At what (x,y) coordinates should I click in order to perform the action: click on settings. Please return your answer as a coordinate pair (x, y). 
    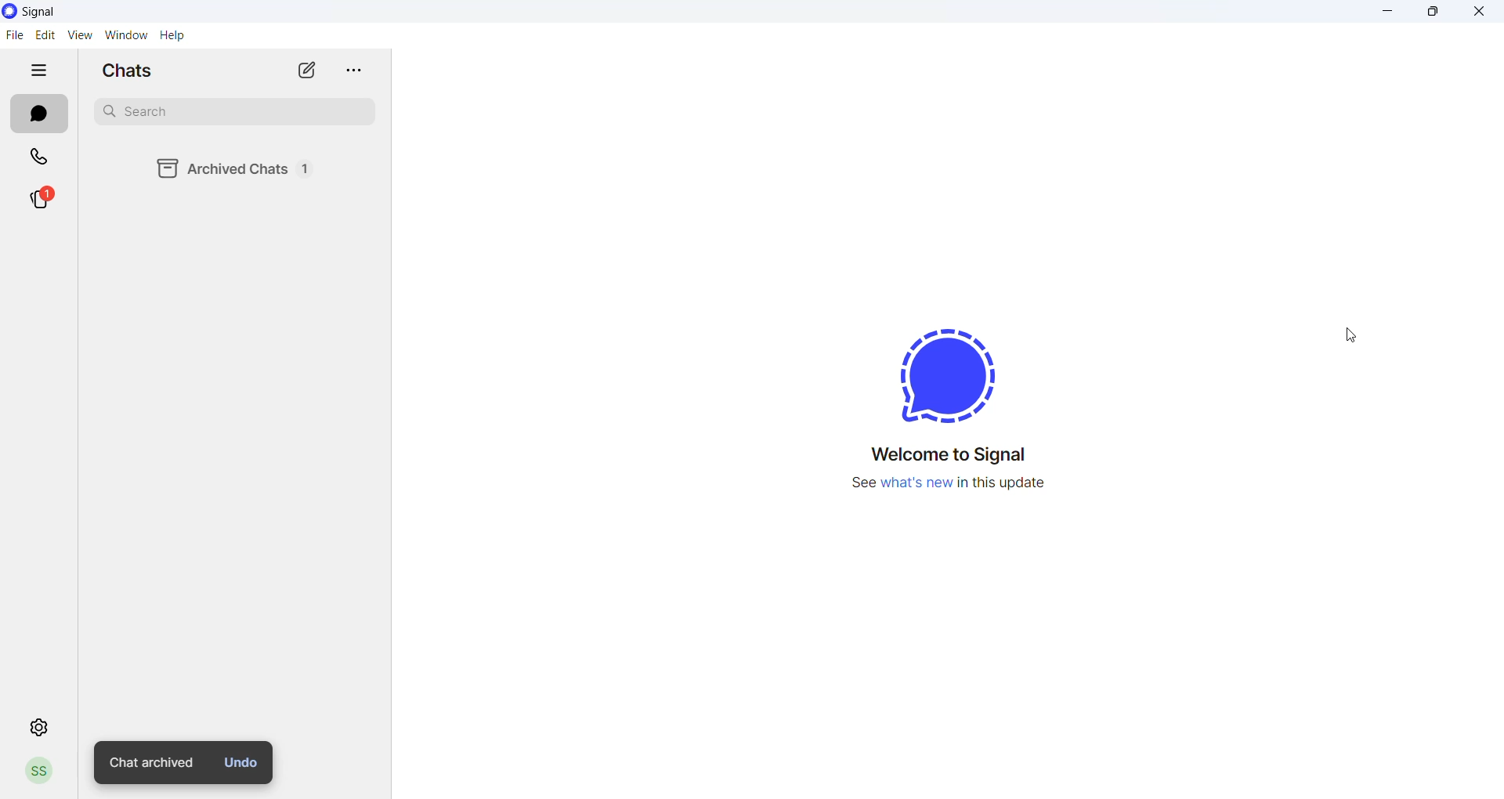
    Looking at the image, I should click on (37, 726).